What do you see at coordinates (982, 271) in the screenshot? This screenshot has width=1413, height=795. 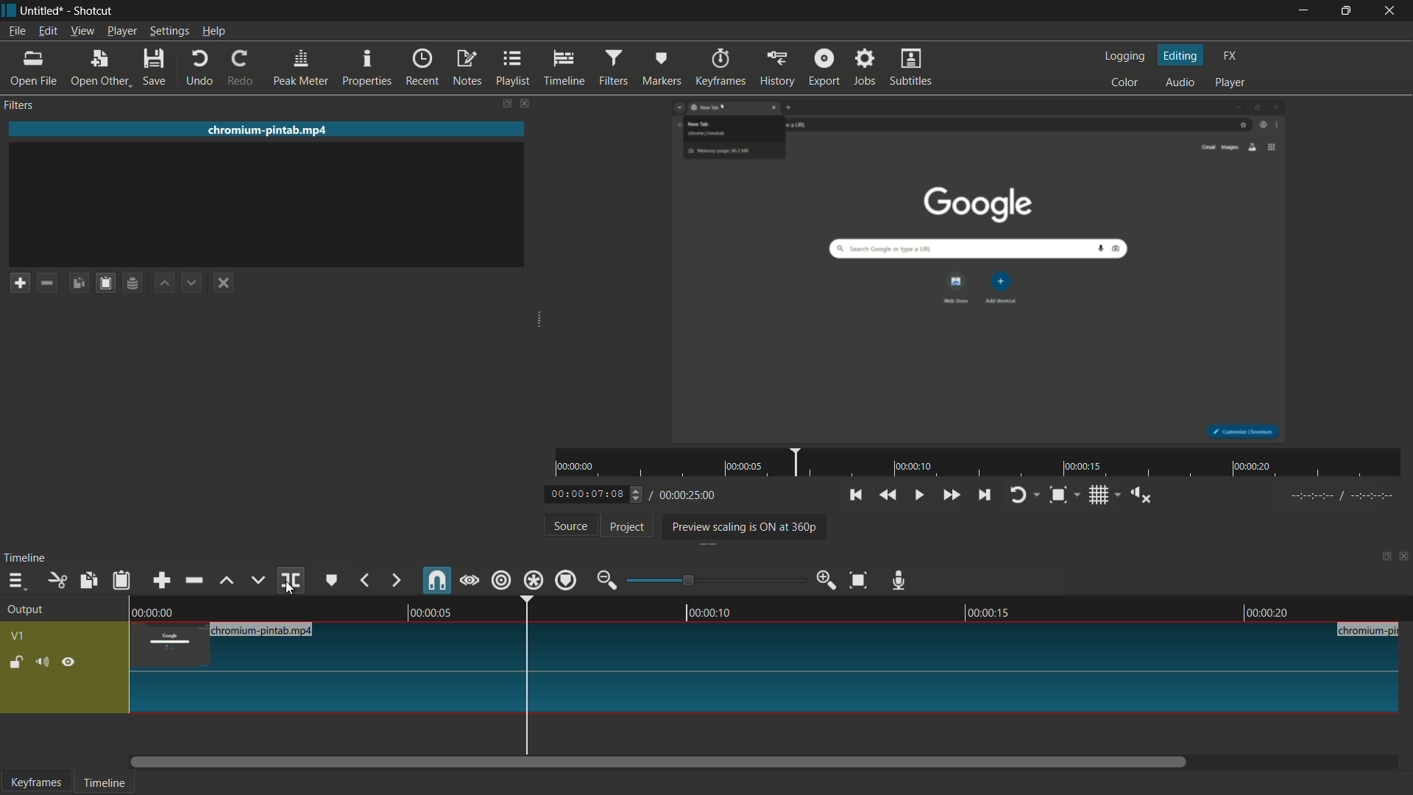 I see `preview video` at bounding box center [982, 271].